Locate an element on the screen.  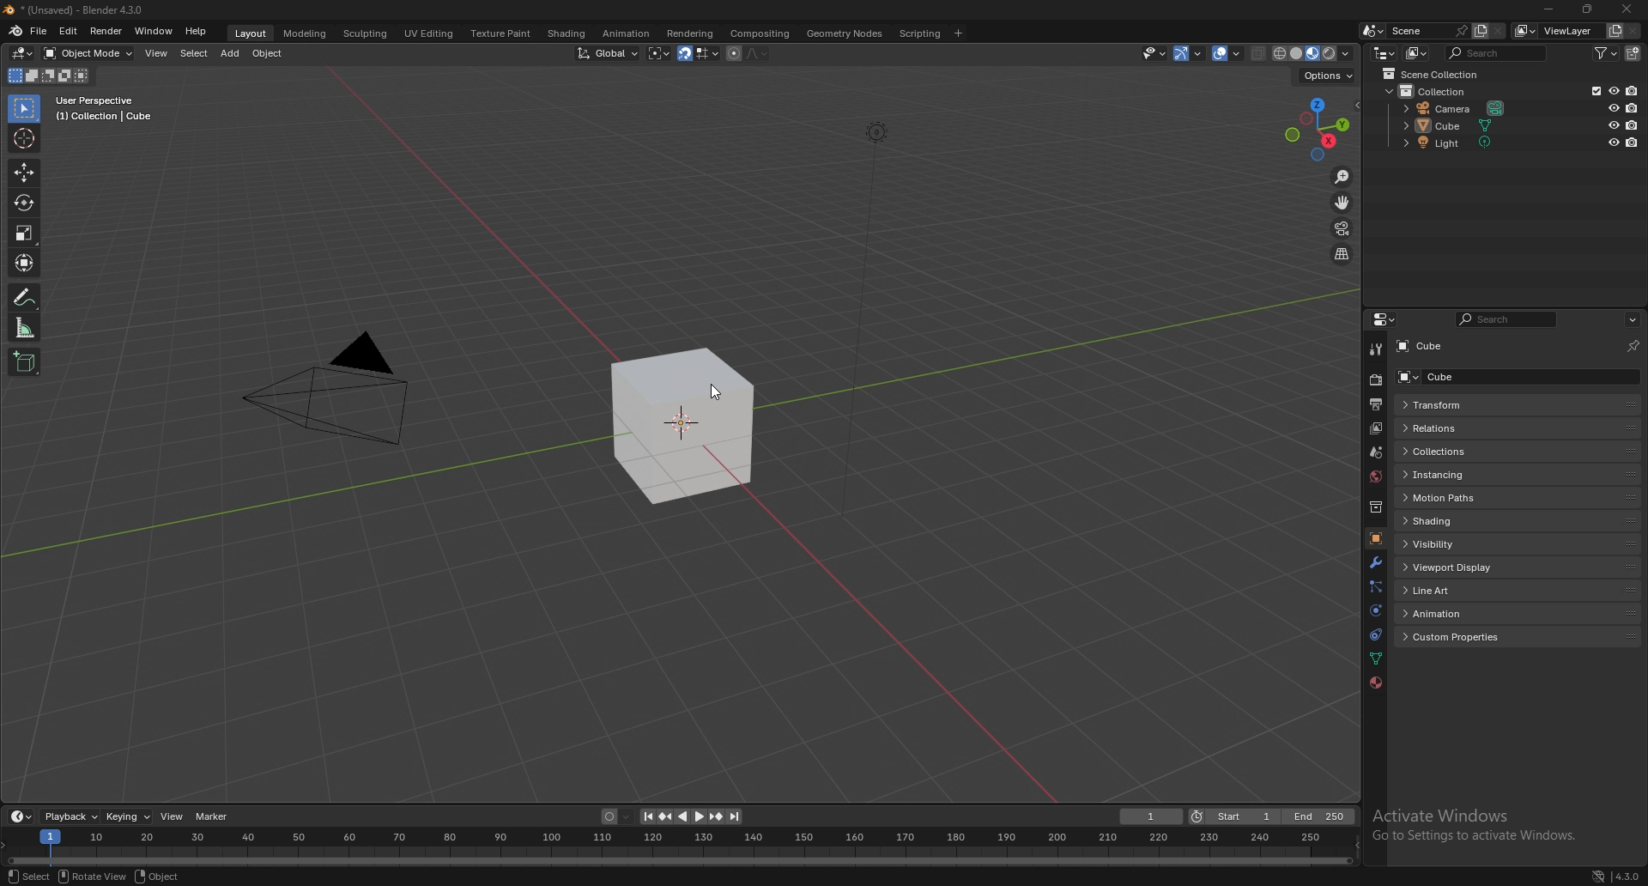
uv editing is located at coordinates (427, 33).